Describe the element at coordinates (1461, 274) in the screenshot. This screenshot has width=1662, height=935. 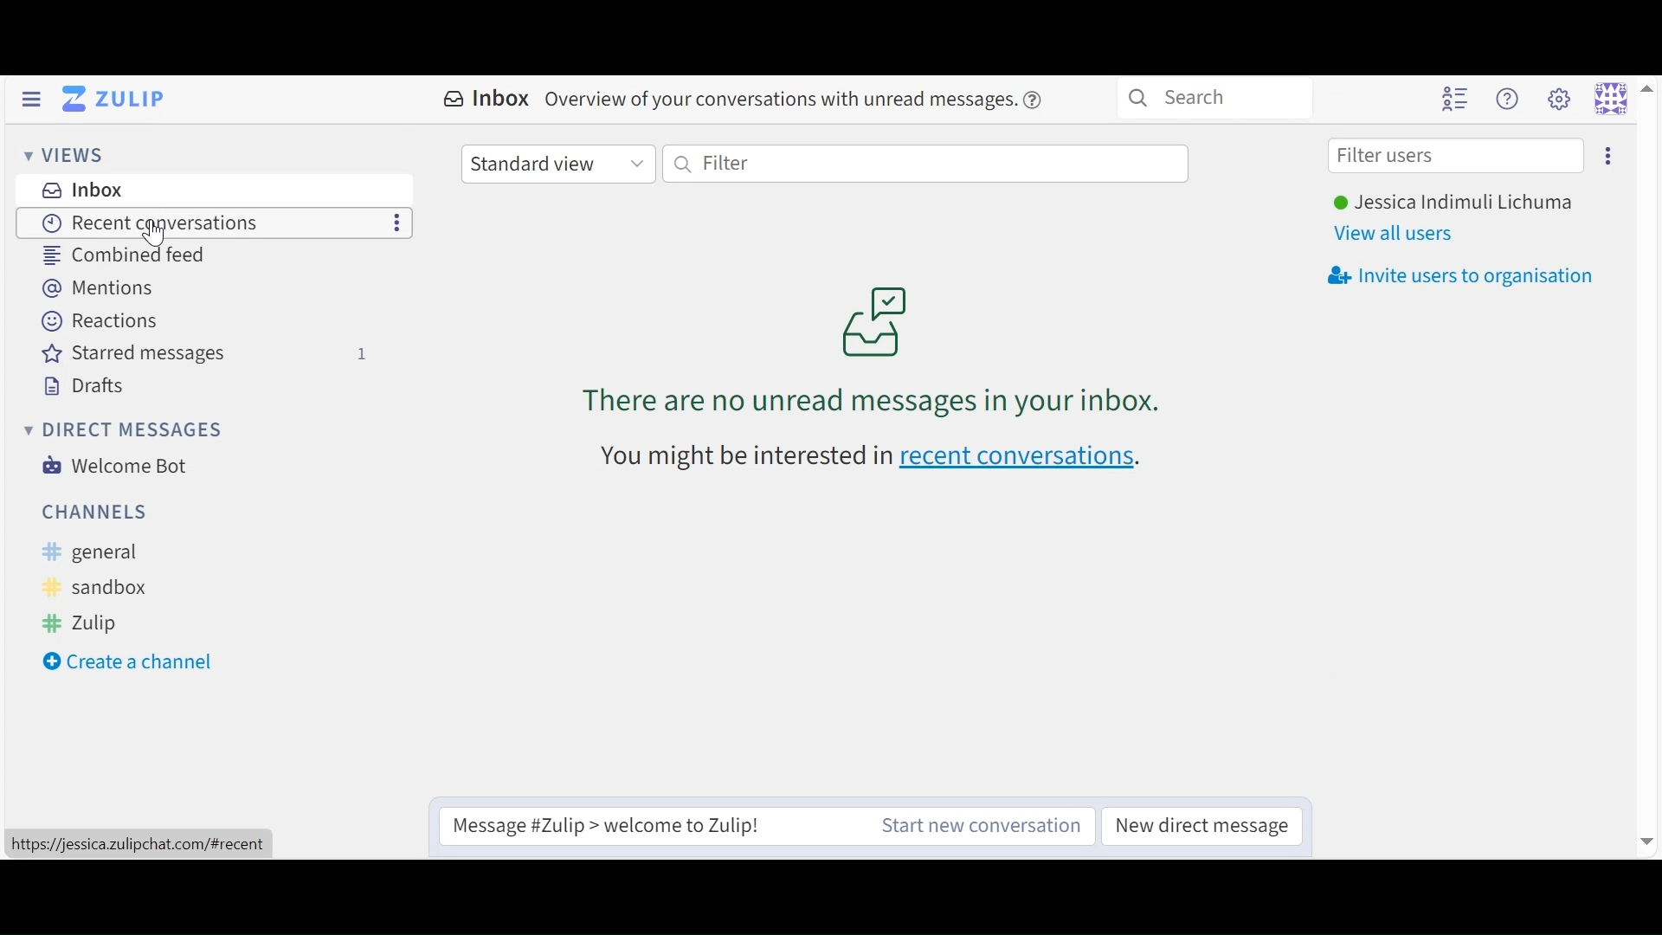
I see `Invite users to organisation` at that location.